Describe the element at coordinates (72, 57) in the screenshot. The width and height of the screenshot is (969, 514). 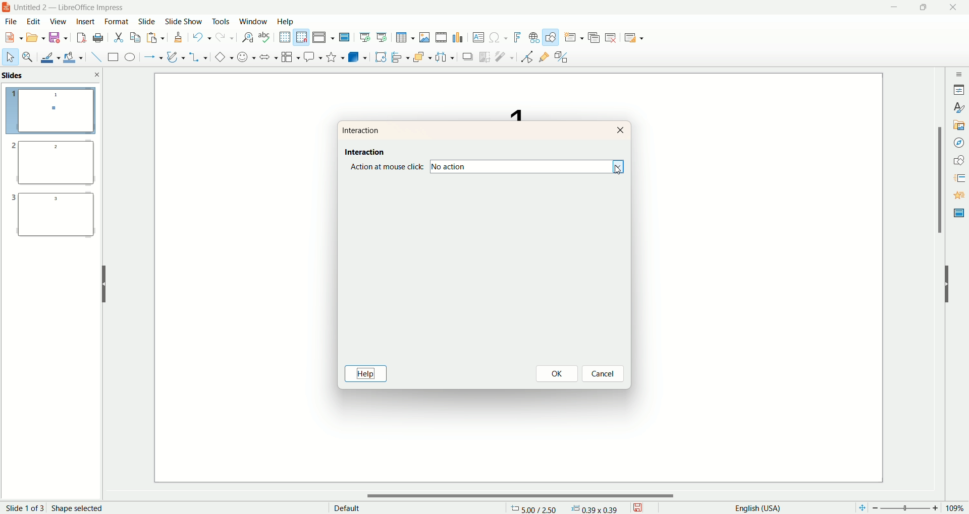
I see `fill color` at that location.